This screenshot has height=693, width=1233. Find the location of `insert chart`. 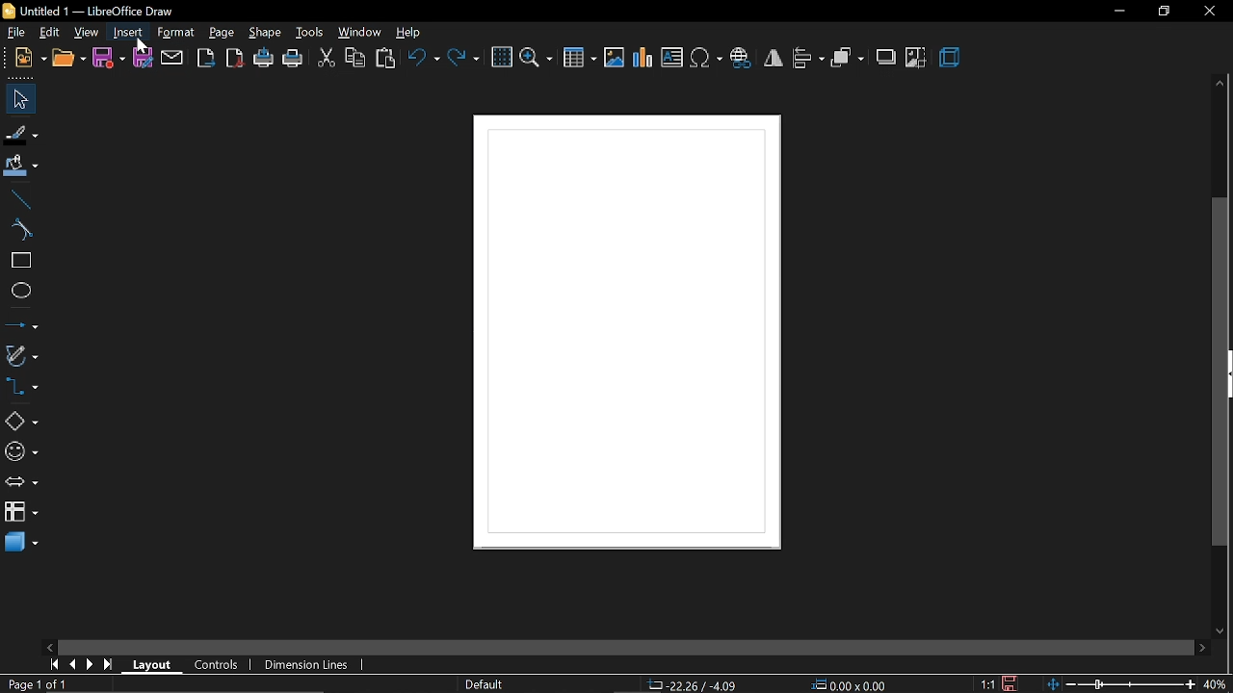

insert chart is located at coordinates (643, 61).